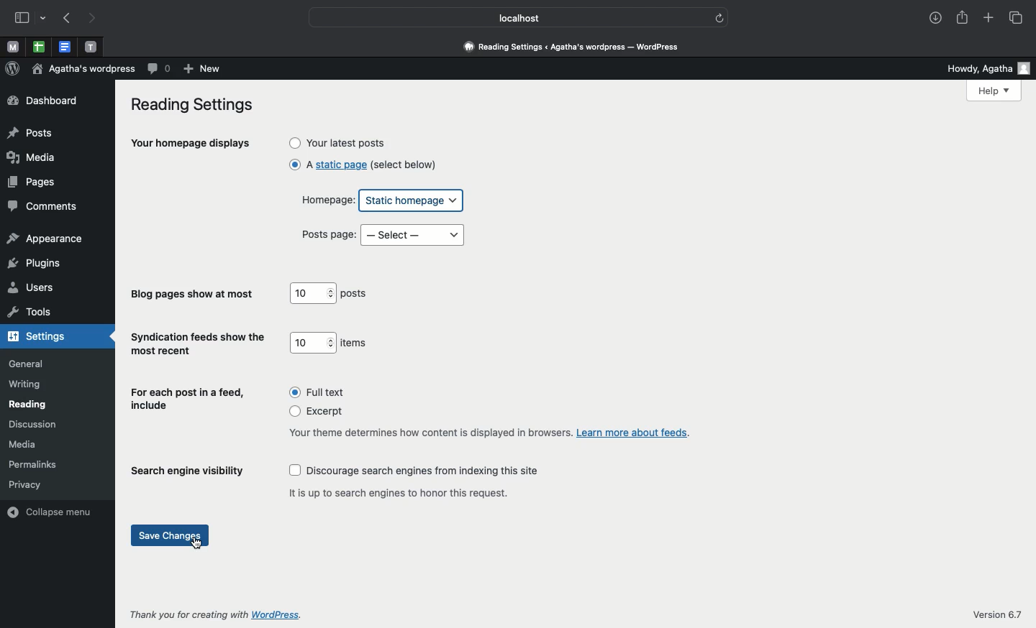 This screenshot has height=628, width=1036. I want to click on Howdy user, so click(981, 68).